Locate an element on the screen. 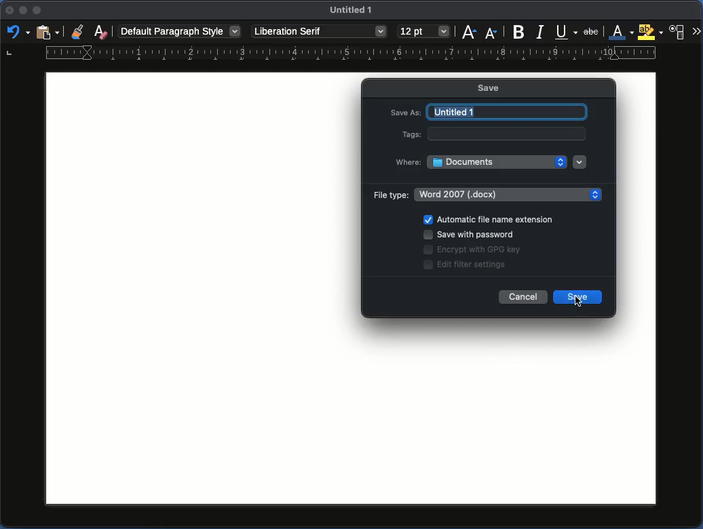 The height and width of the screenshot is (529, 703). Character is located at coordinates (678, 32).